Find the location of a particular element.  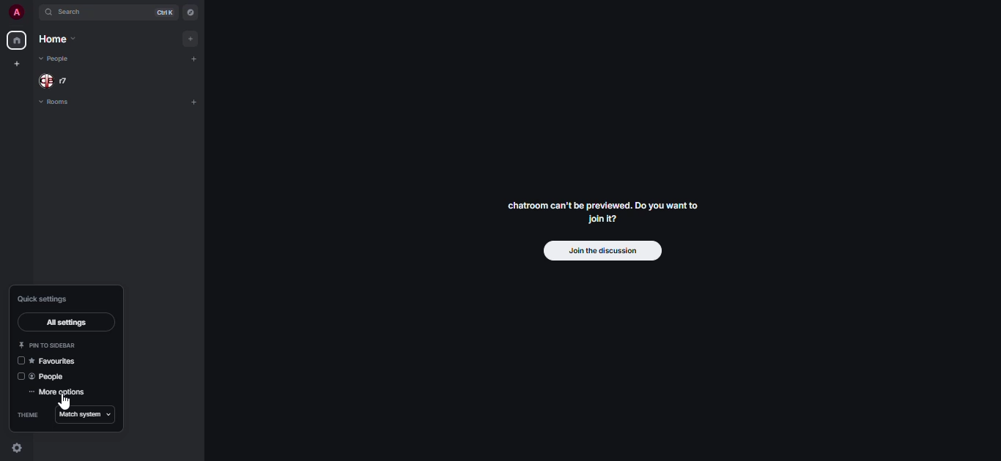

quick settings is located at coordinates (44, 299).